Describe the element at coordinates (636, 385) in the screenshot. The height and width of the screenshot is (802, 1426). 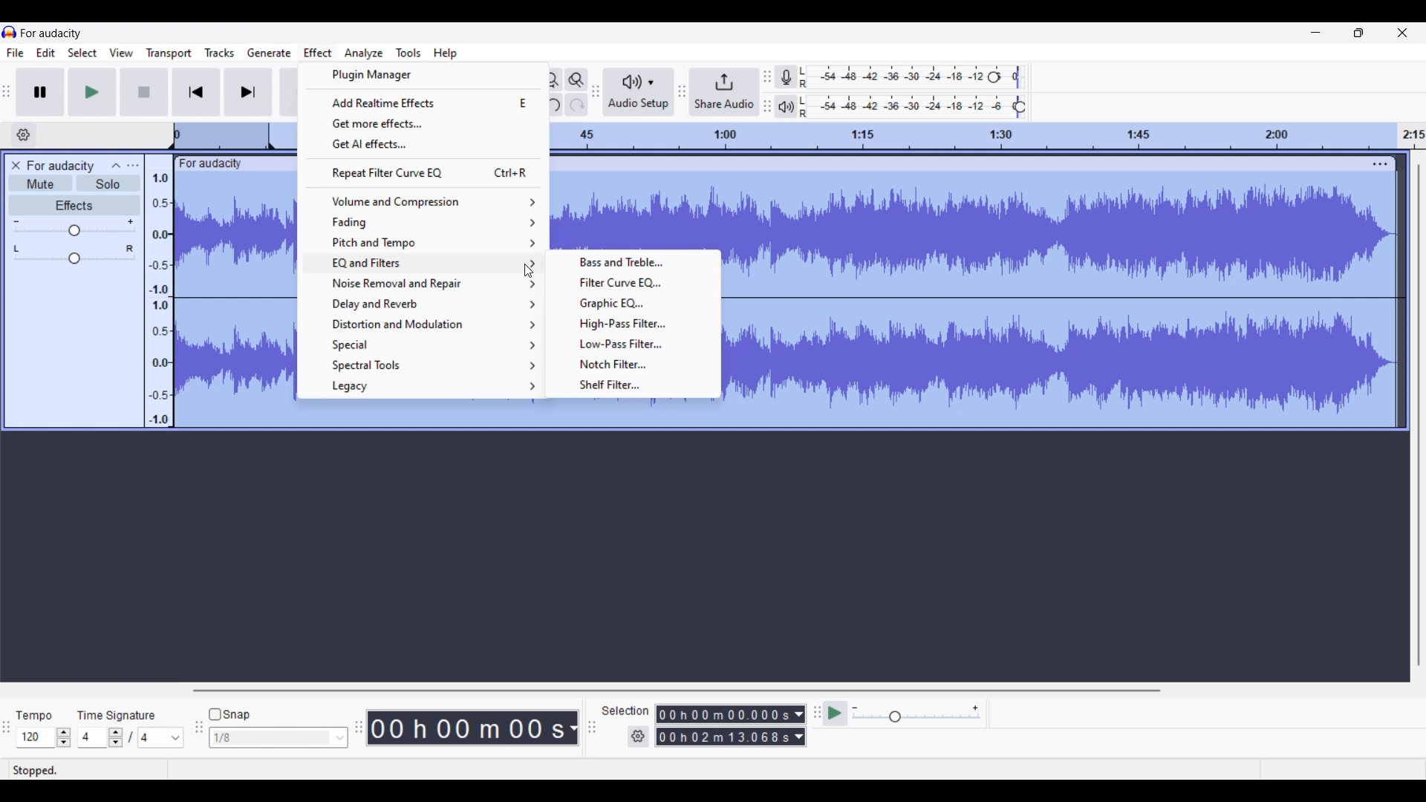
I see `Shelf filter` at that location.